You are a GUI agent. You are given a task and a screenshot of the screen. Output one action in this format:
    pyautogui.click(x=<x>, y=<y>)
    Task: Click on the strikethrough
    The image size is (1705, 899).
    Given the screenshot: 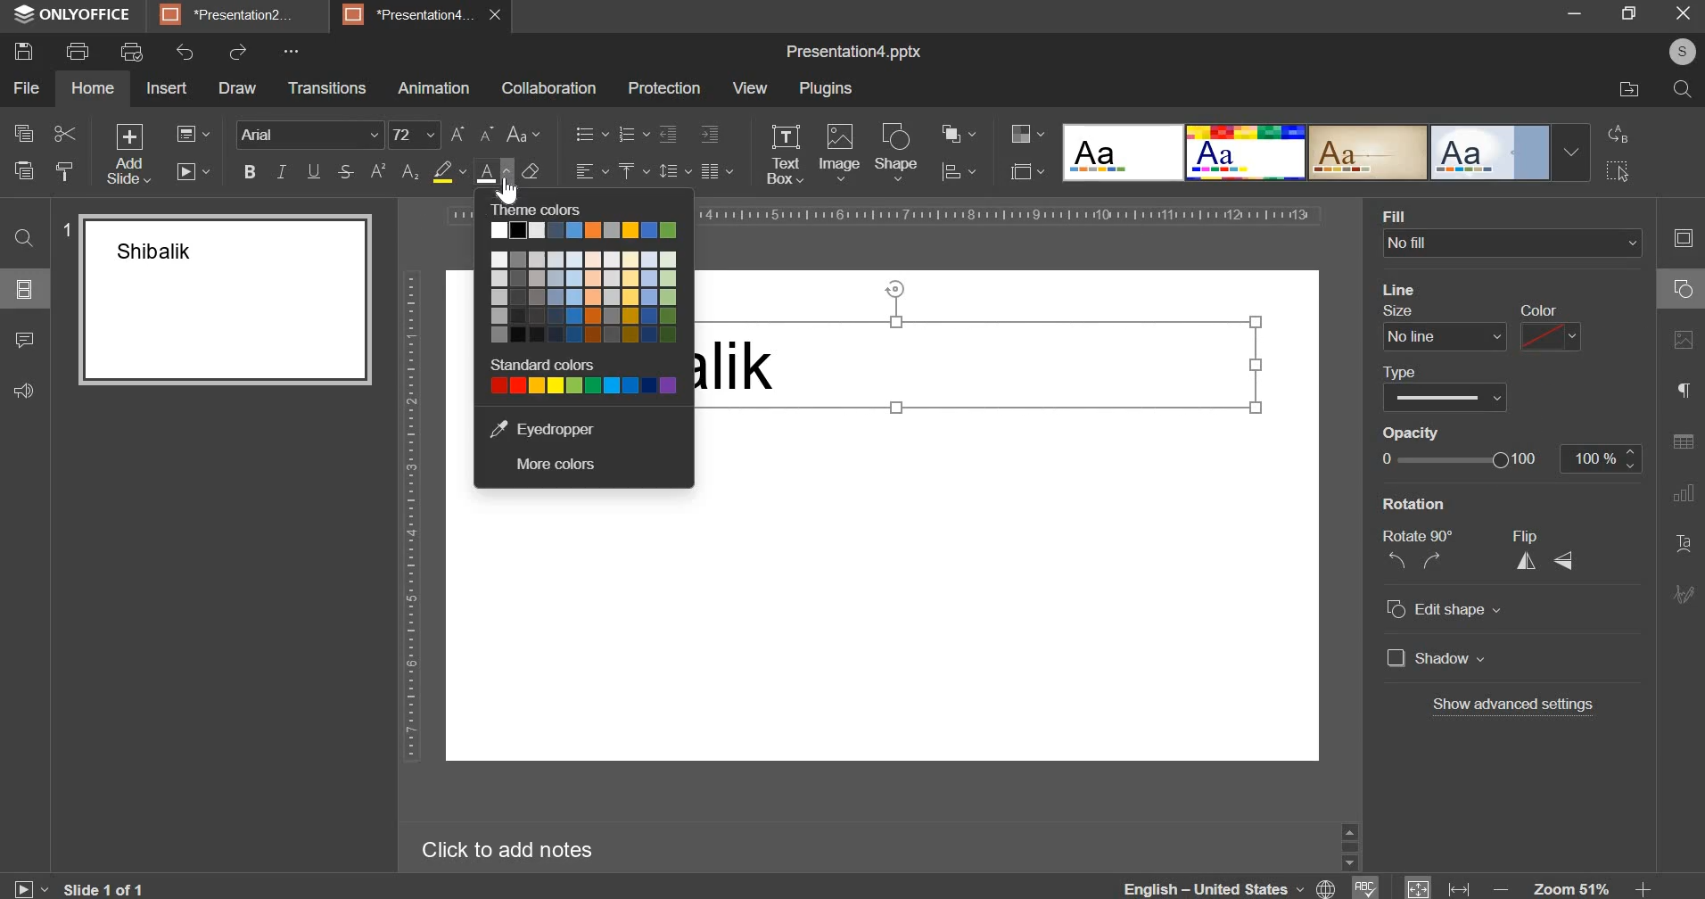 What is the action you would take?
    pyautogui.click(x=343, y=171)
    